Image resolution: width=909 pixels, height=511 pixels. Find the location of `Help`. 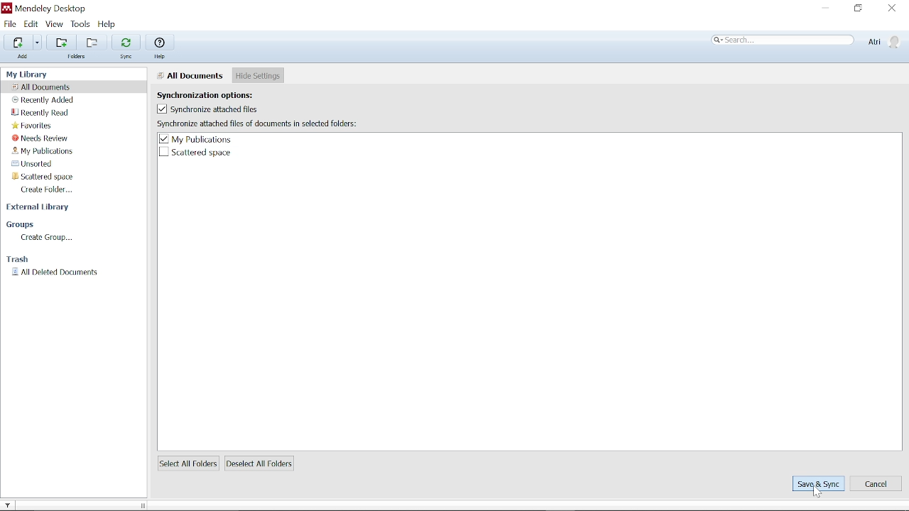

Help is located at coordinates (112, 25).